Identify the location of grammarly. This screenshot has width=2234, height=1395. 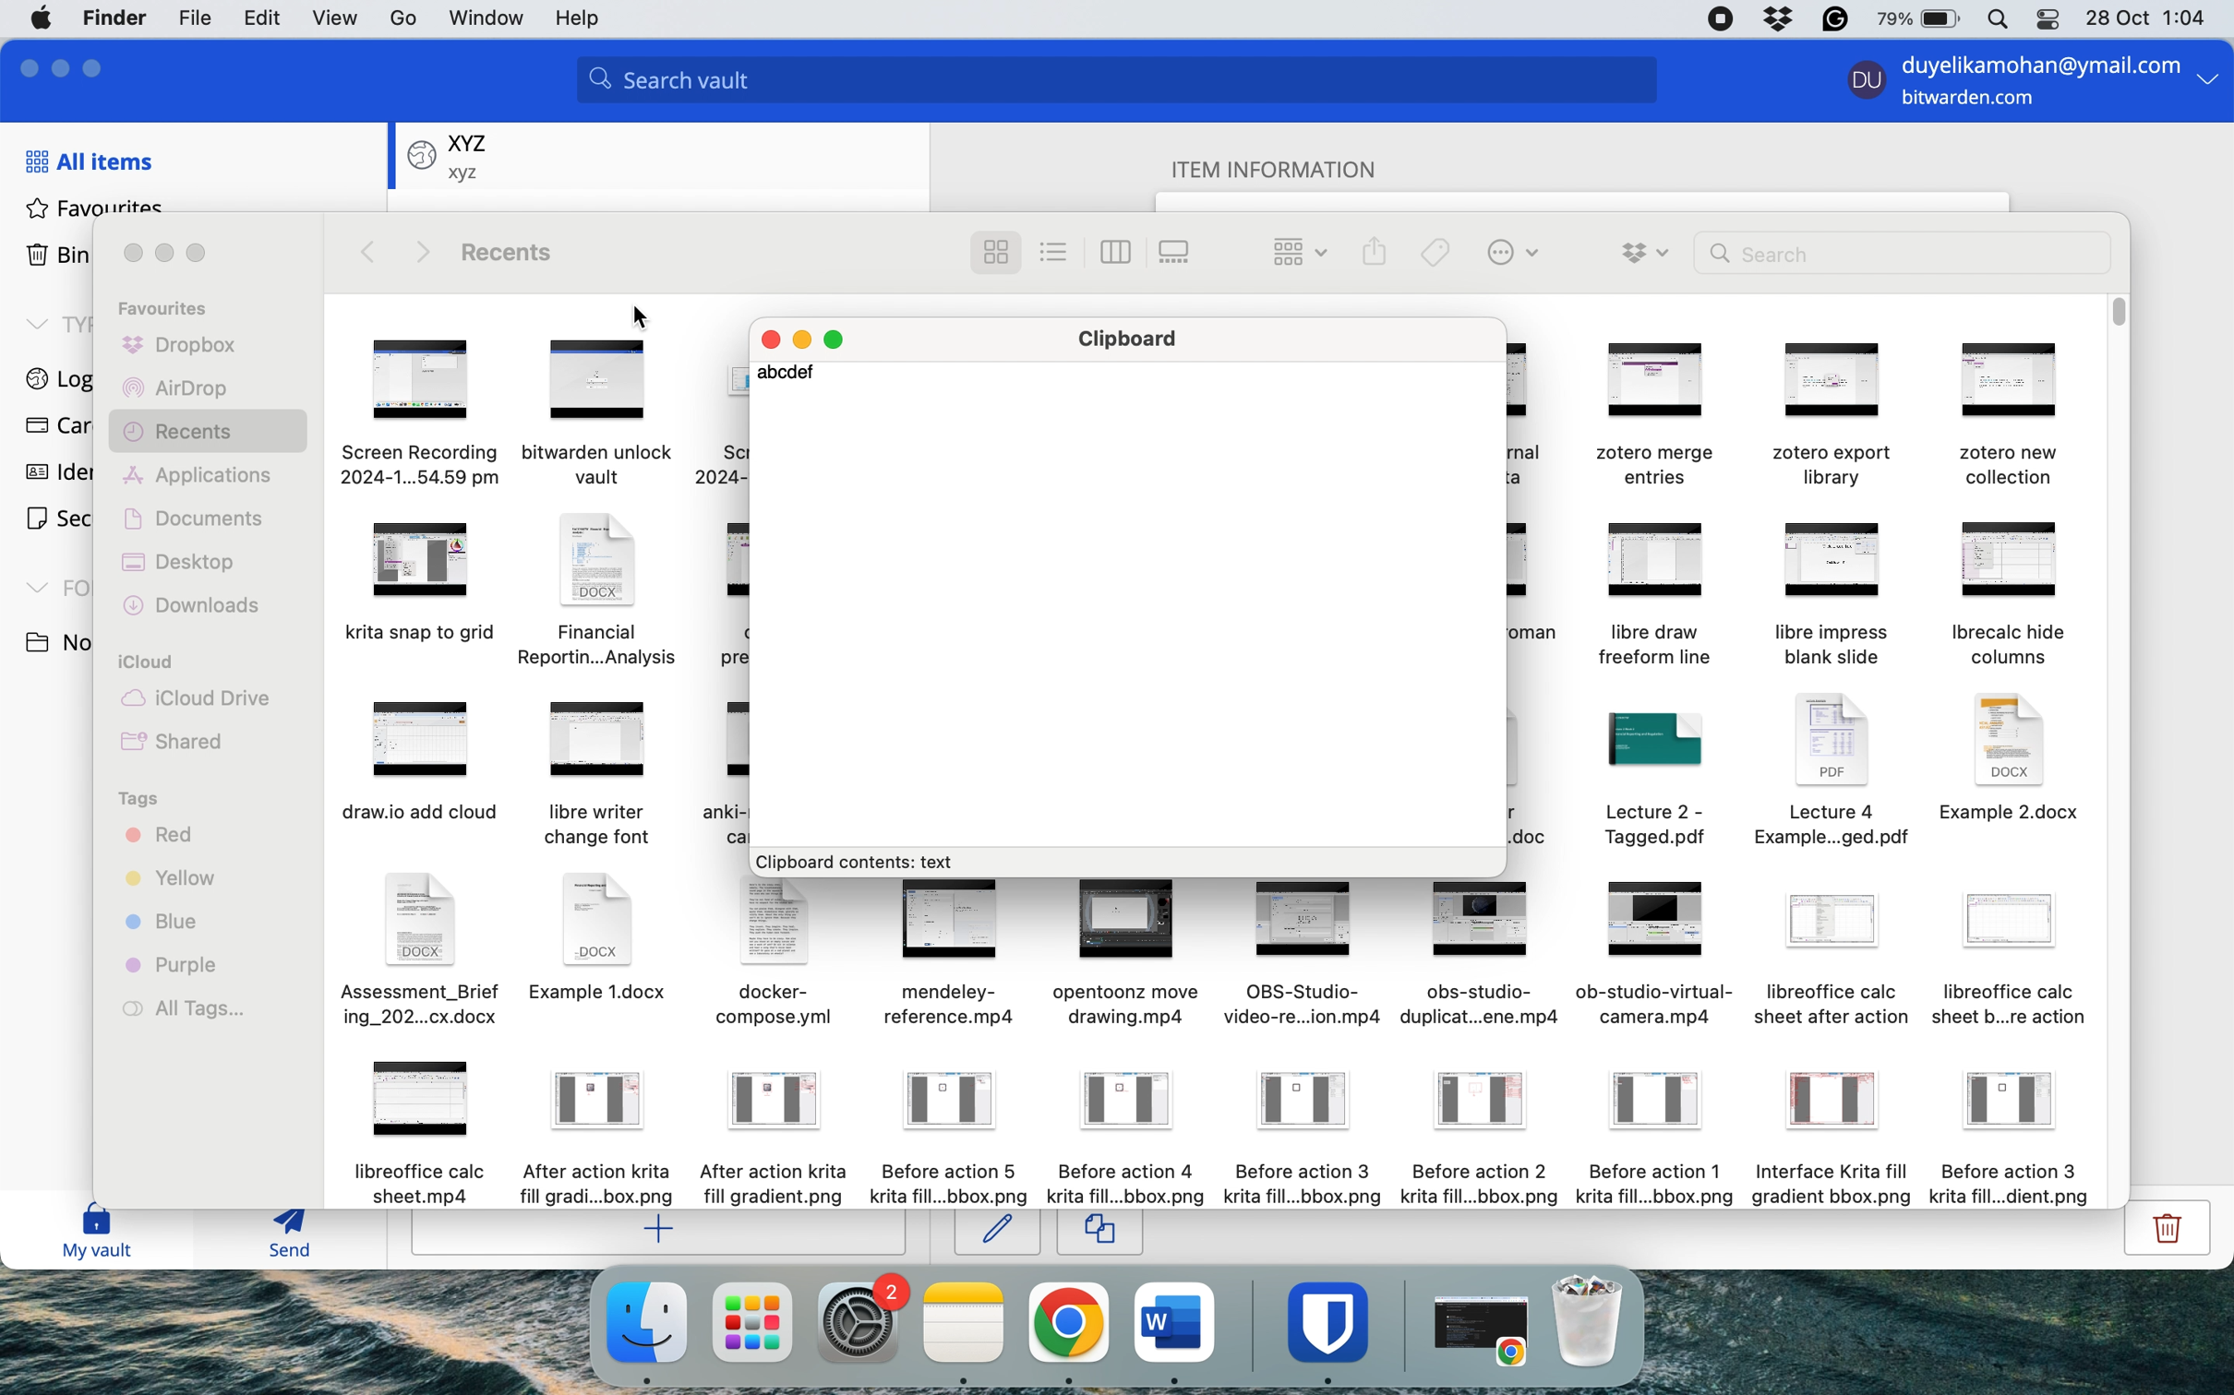
(1832, 19).